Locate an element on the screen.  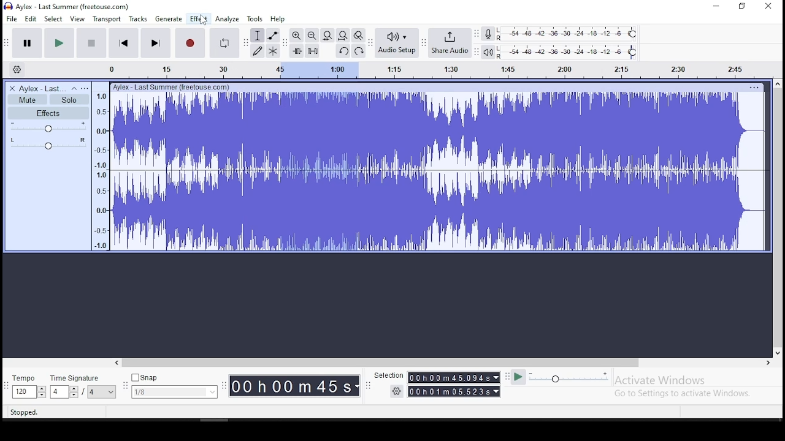
skip to start is located at coordinates (123, 43).